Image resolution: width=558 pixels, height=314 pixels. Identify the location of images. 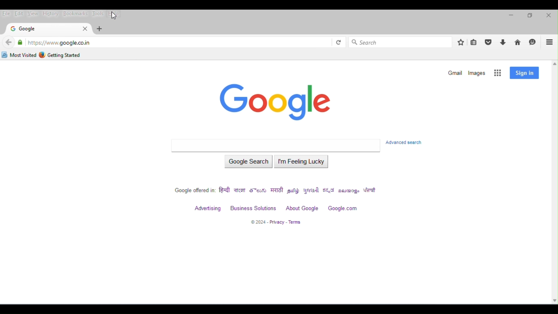
(477, 73).